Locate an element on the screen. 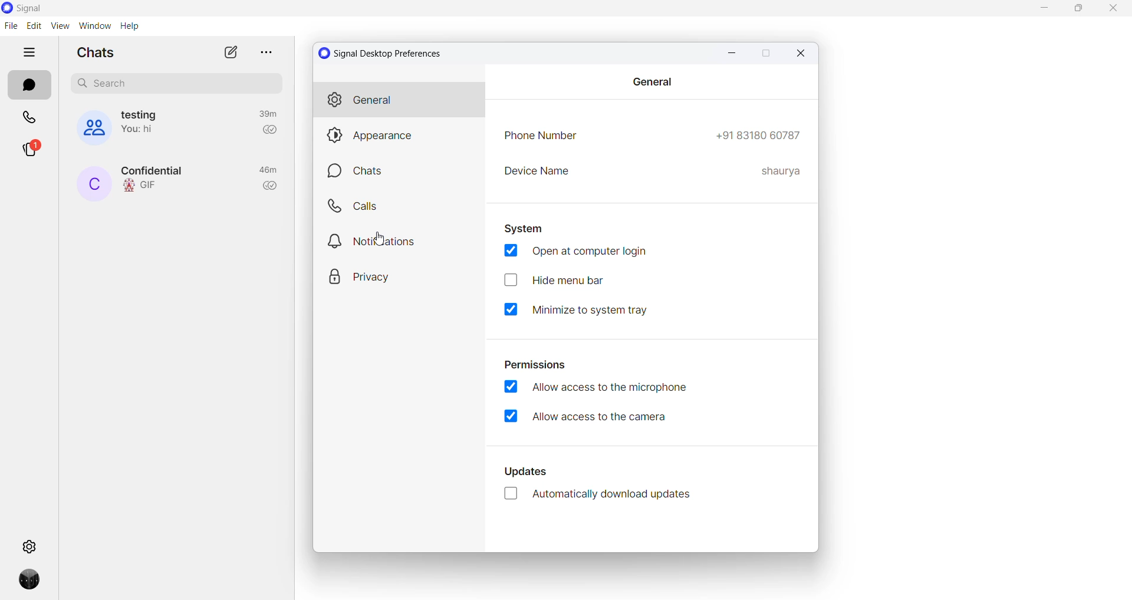 This screenshot has width=1132, height=600. last message is located at coordinates (143, 131).